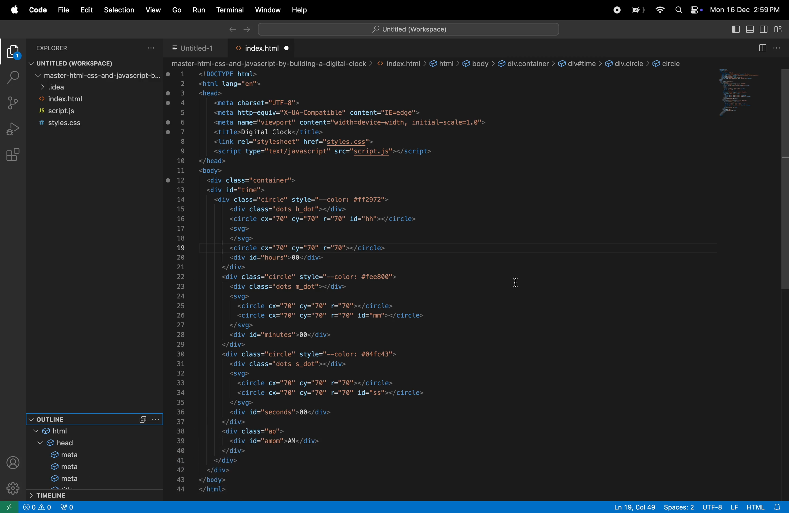 Image resolution: width=789 pixels, height=513 pixels. What do you see at coordinates (696, 11) in the screenshot?
I see `apple widgets` at bounding box center [696, 11].